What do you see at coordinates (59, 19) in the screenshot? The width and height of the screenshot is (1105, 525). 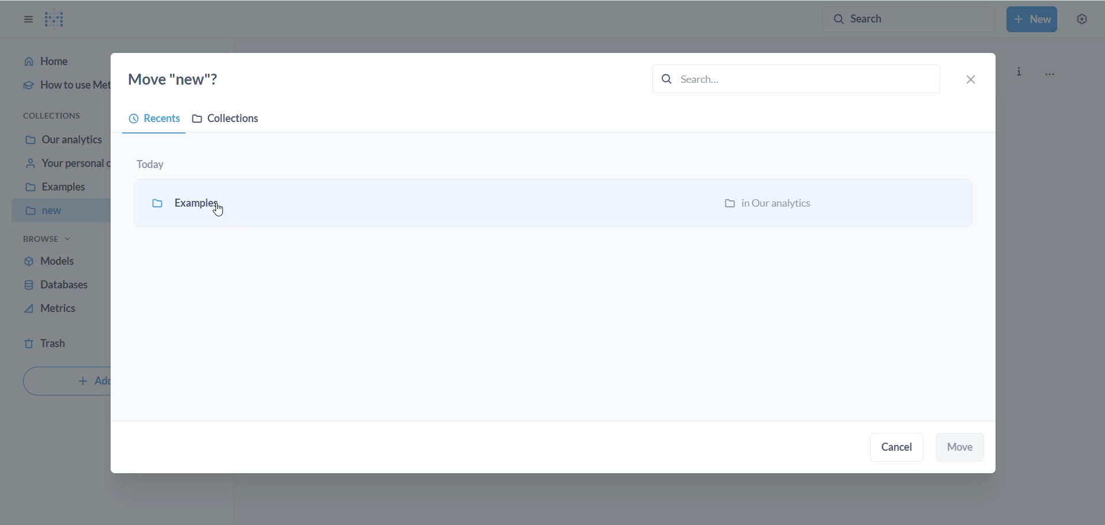 I see `LOGO` at bounding box center [59, 19].